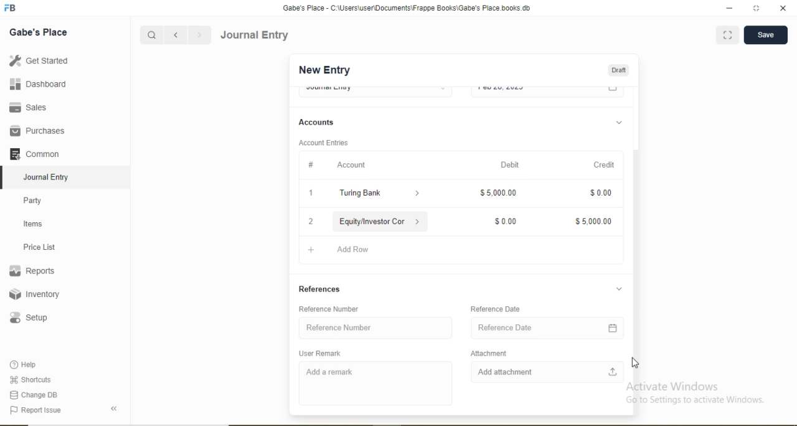 This screenshot has width=797, height=426. What do you see at coordinates (593, 222) in the screenshot?
I see `$5,000.00` at bounding box center [593, 222].